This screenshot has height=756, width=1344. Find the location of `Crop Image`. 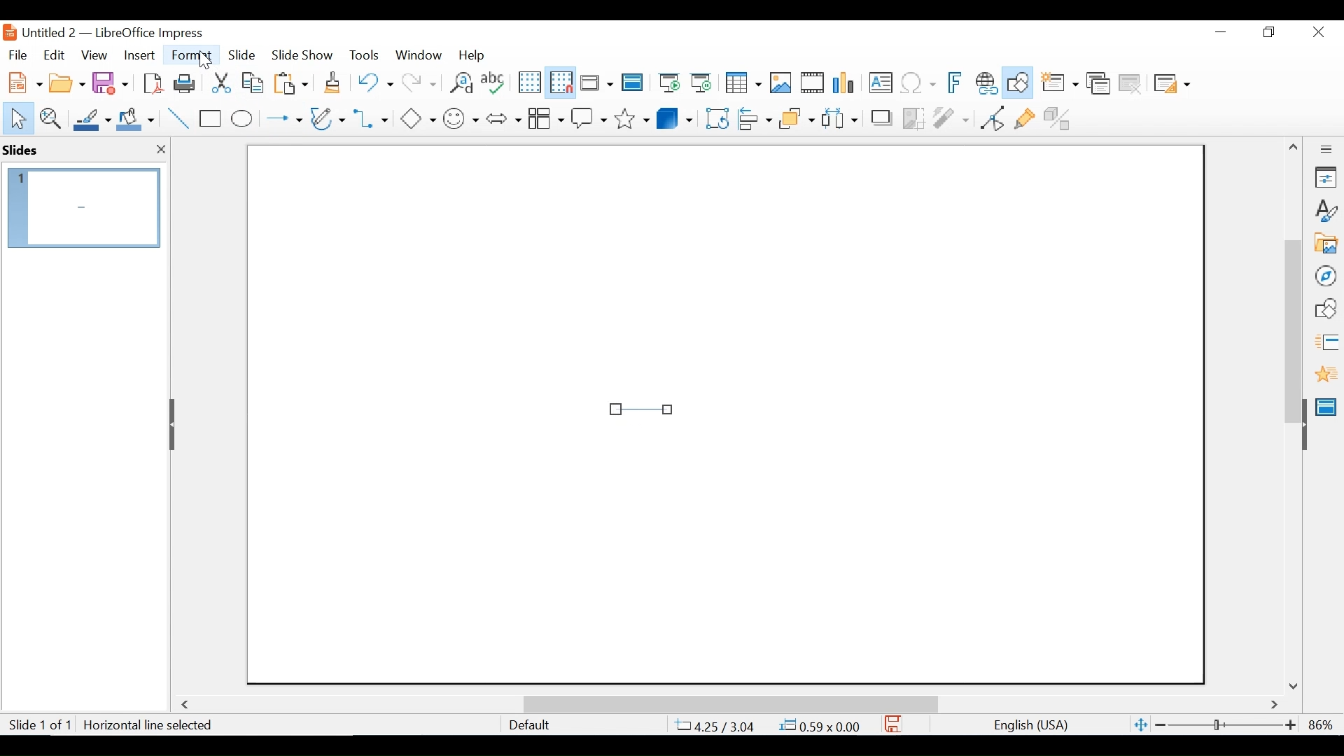

Crop Image is located at coordinates (913, 117).